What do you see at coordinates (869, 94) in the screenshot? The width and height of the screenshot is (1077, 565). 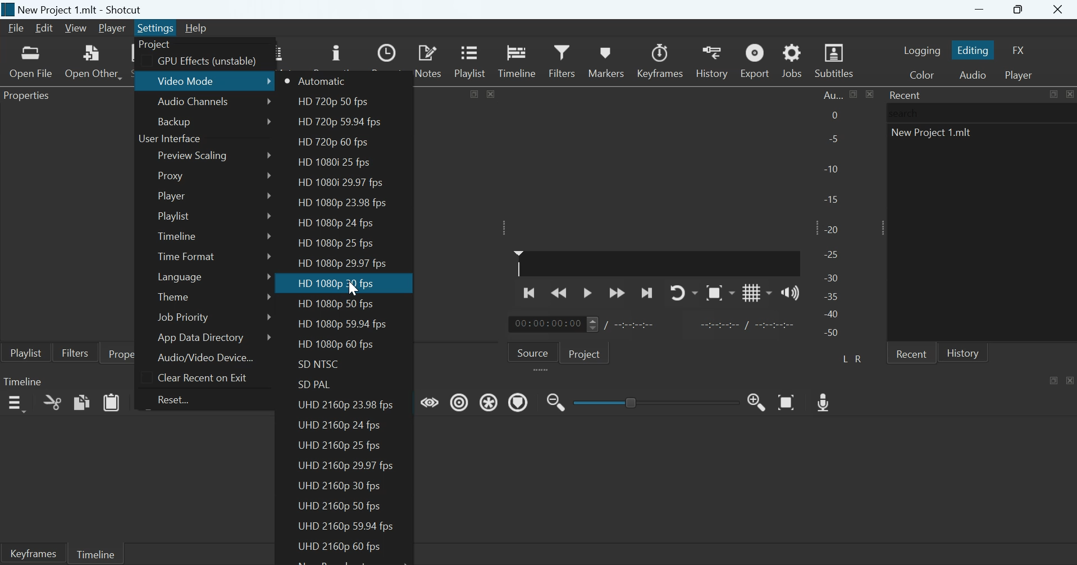 I see `close` at bounding box center [869, 94].